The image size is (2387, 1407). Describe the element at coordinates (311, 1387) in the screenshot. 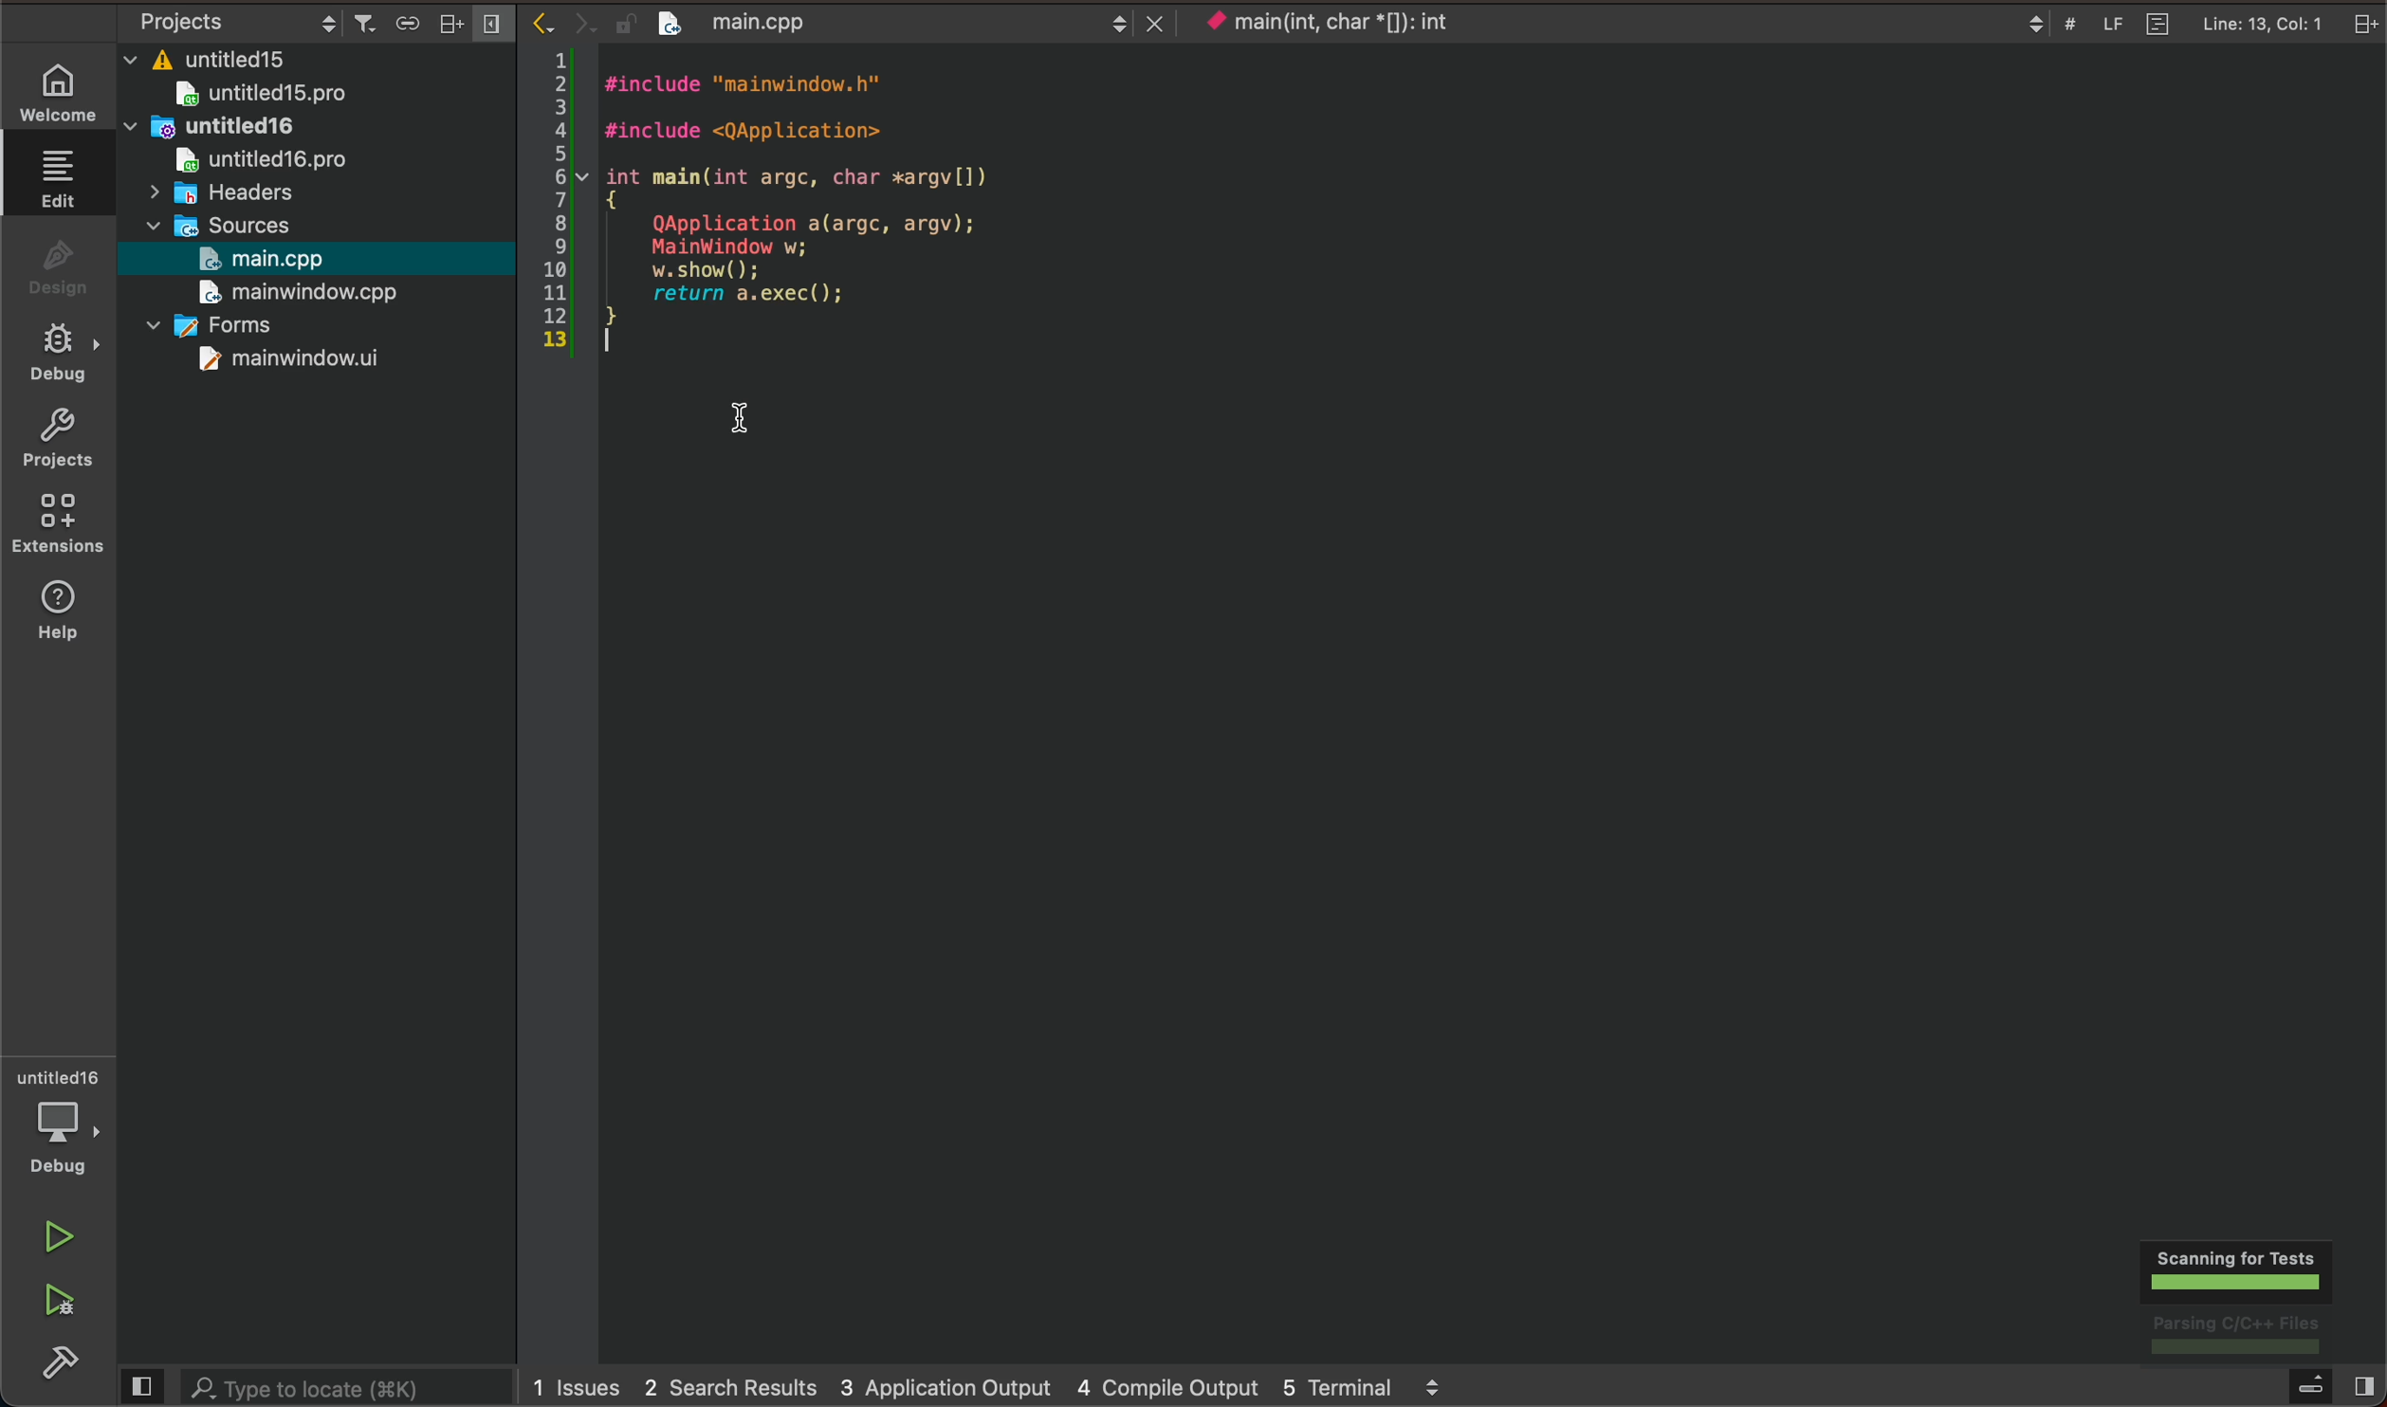

I see `search` at that location.